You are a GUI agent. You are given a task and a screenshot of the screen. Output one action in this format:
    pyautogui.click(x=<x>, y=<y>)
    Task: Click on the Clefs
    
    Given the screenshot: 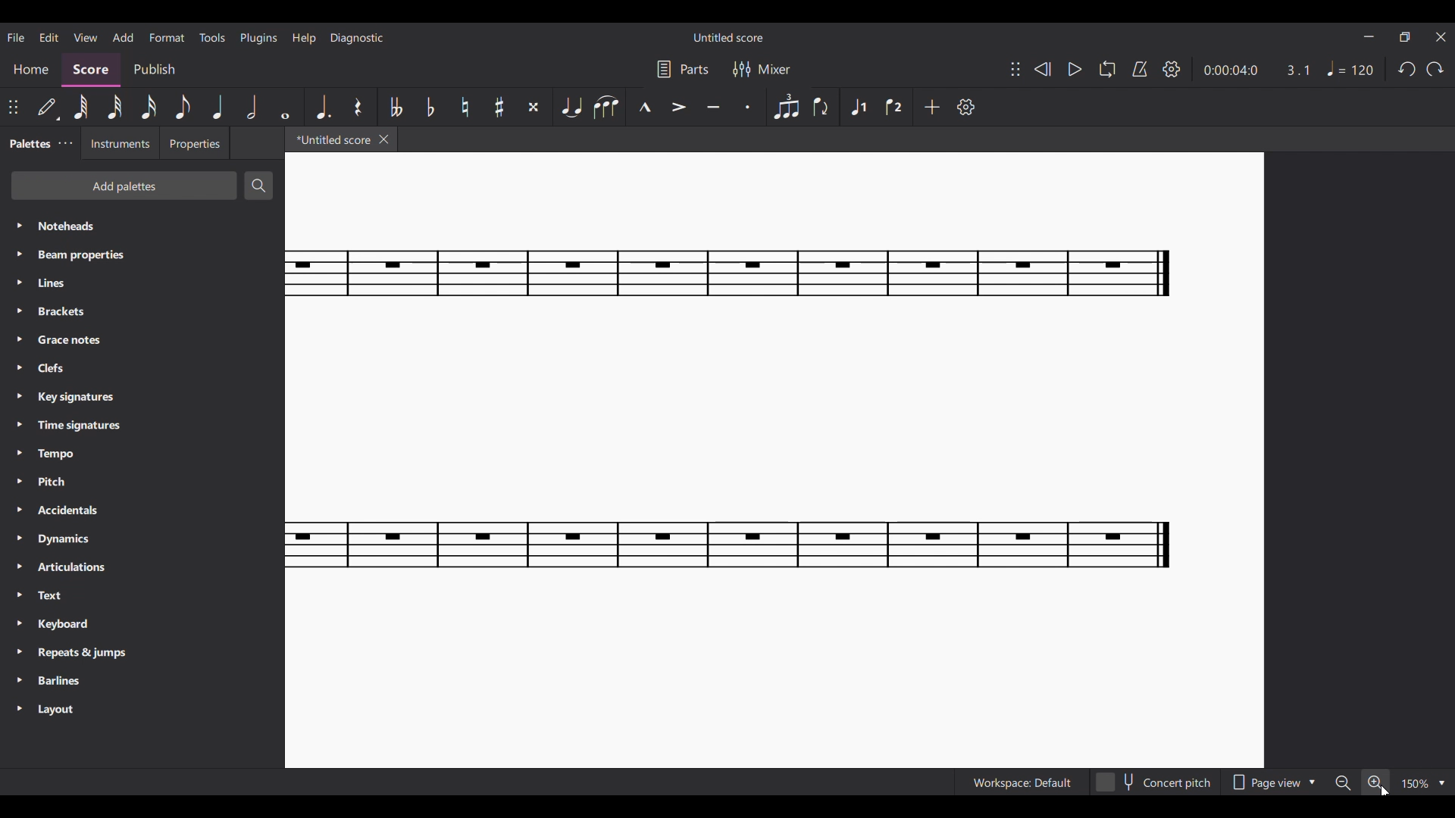 What is the action you would take?
    pyautogui.click(x=142, y=368)
    